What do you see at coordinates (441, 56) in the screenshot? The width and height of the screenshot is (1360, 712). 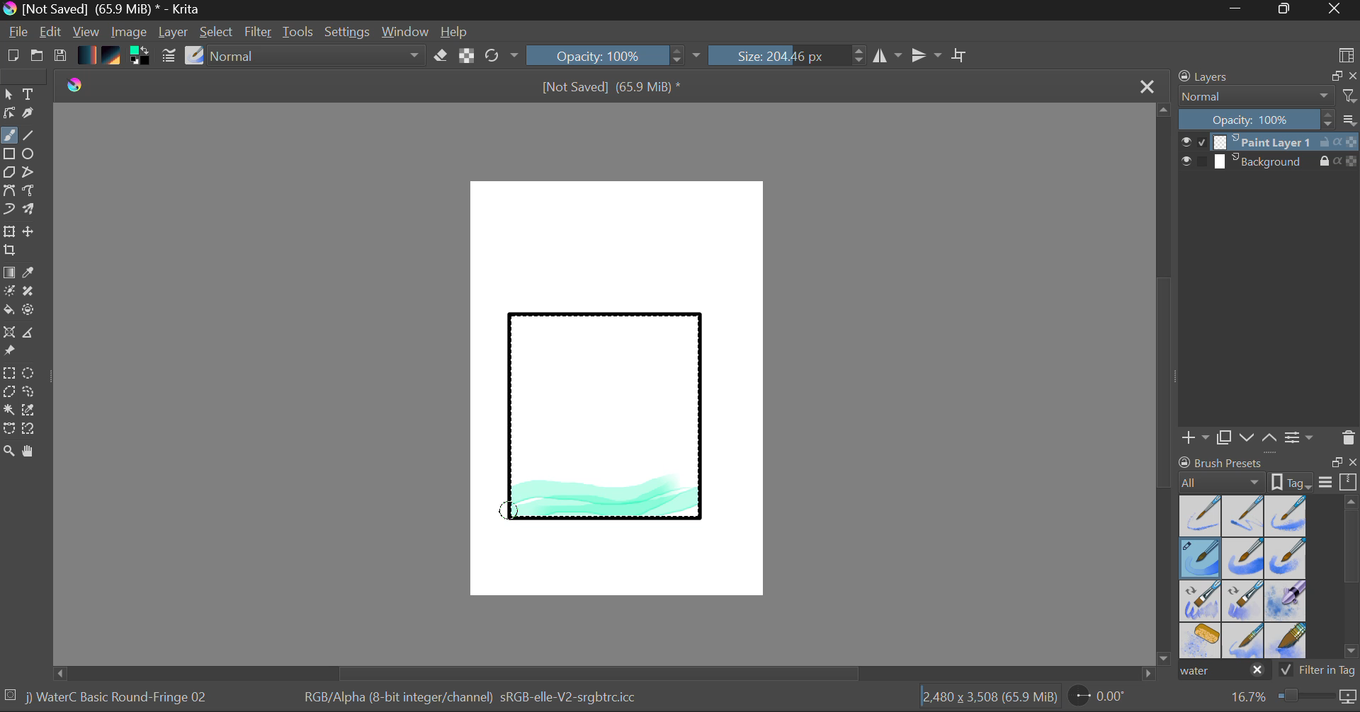 I see `Eraser` at bounding box center [441, 56].